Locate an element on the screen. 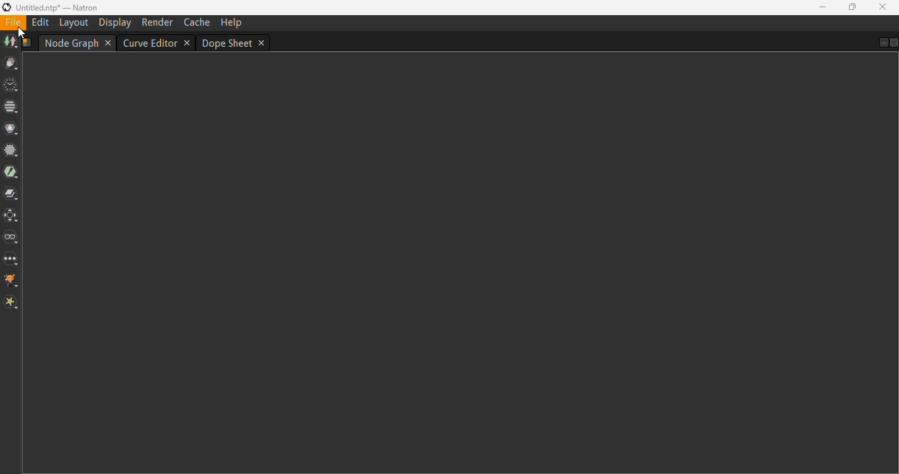 The image size is (899, 474). transform is located at coordinates (12, 215).